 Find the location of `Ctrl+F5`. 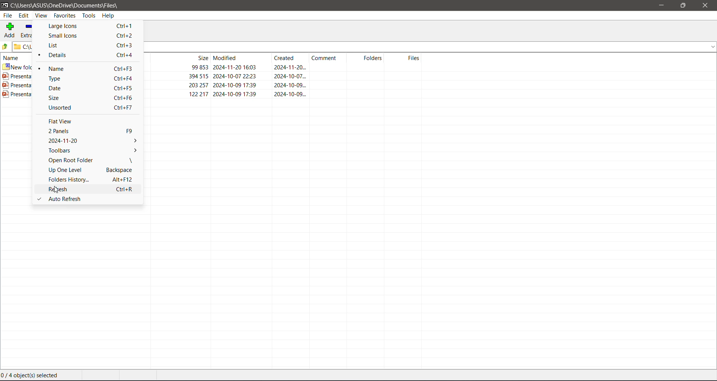

Ctrl+F5 is located at coordinates (124, 88).